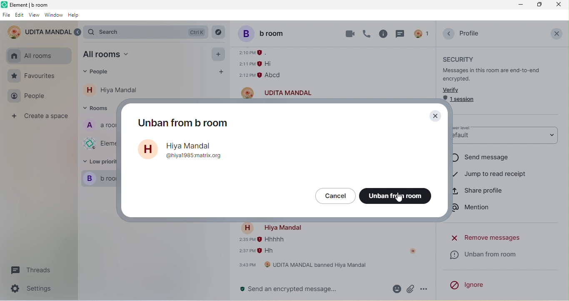  I want to click on messages in this room are end to end encrypted, so click(496, 75).